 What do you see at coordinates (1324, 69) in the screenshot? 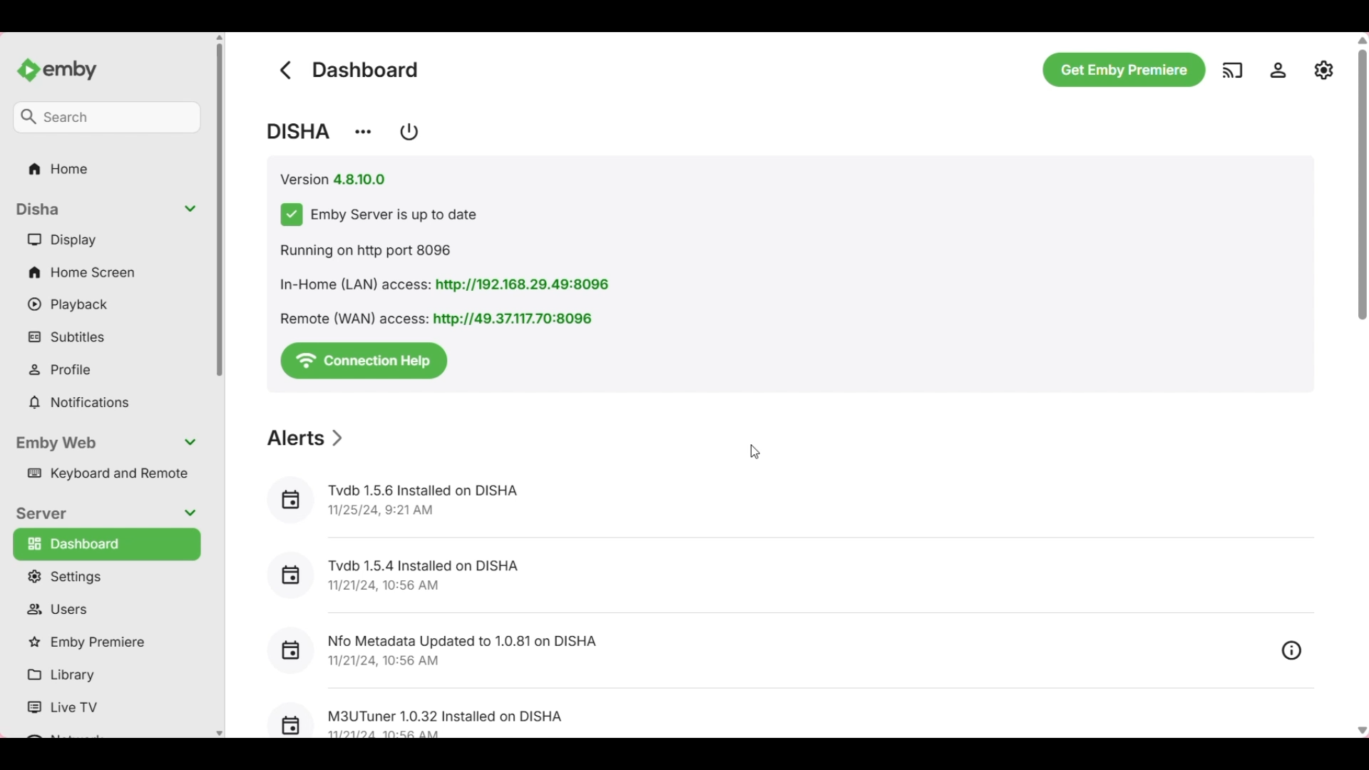
I see `Manage EMBY server` at bounding box center [1324, 69].